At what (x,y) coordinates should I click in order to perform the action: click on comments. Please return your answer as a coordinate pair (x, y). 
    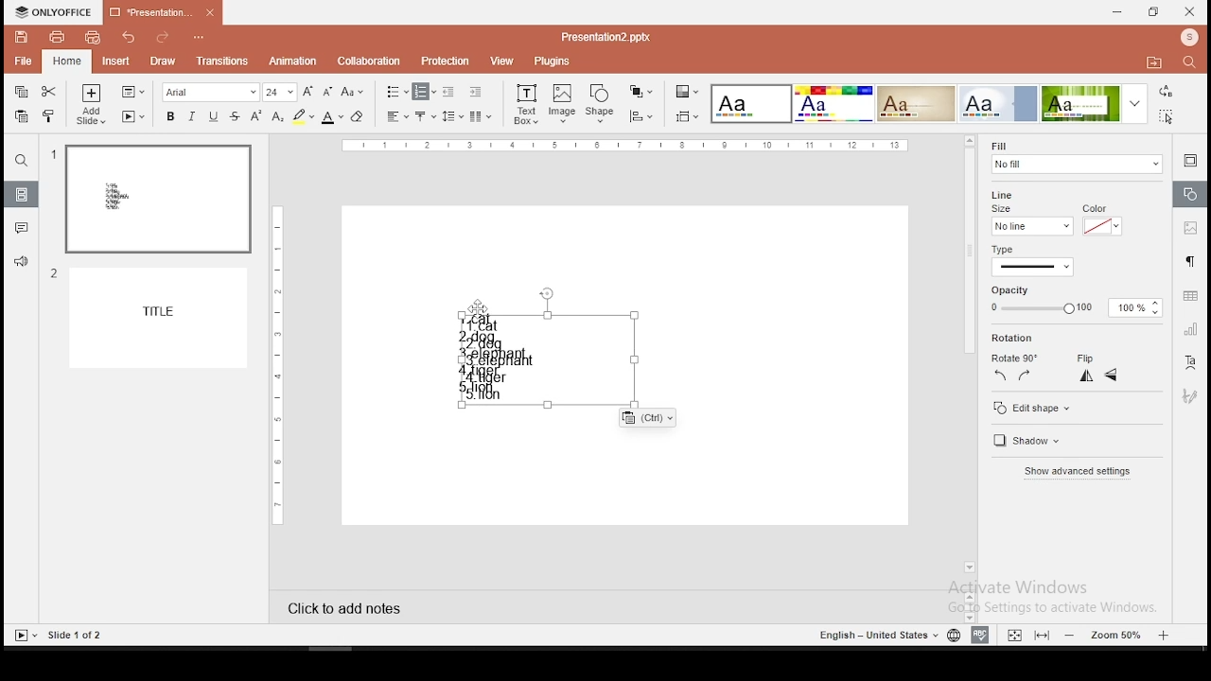
    Looking at the image, I should click on (19, 229).